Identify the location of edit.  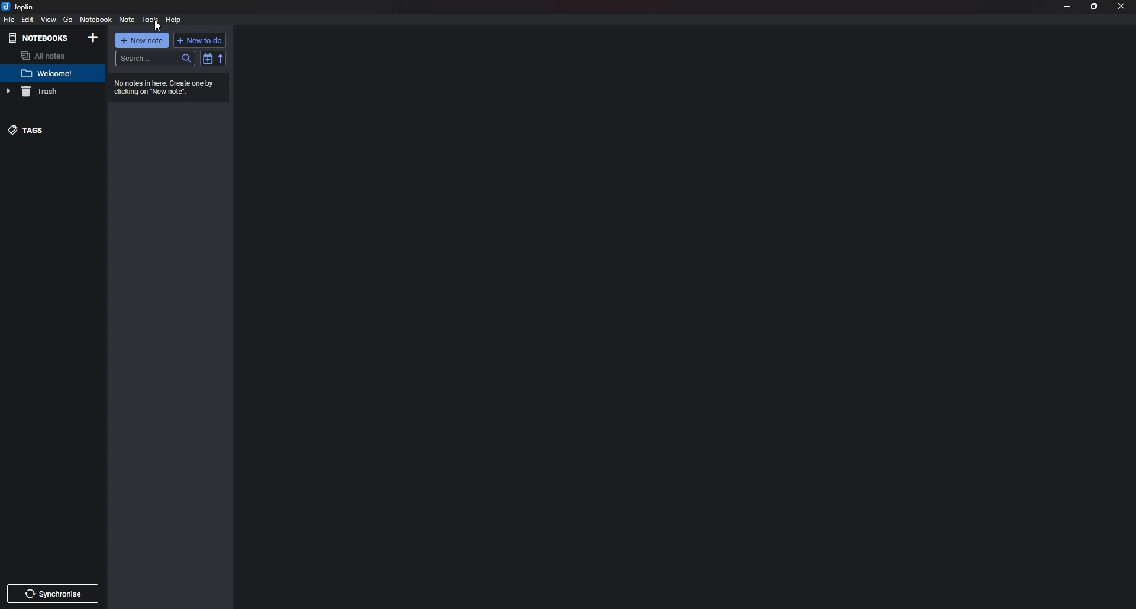
(28, 19).